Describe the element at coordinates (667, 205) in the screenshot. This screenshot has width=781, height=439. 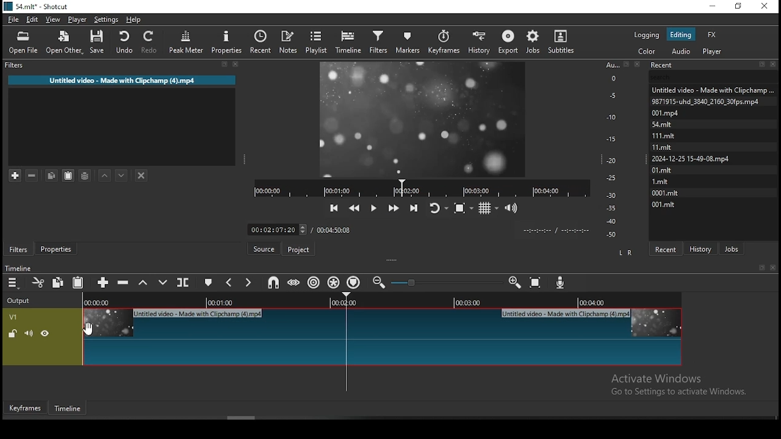
I see `files` at that location.